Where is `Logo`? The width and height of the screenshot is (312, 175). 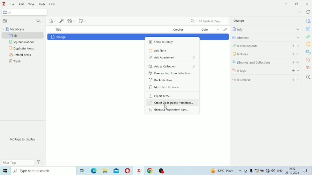 Logo is located at coordinates (4, 4).